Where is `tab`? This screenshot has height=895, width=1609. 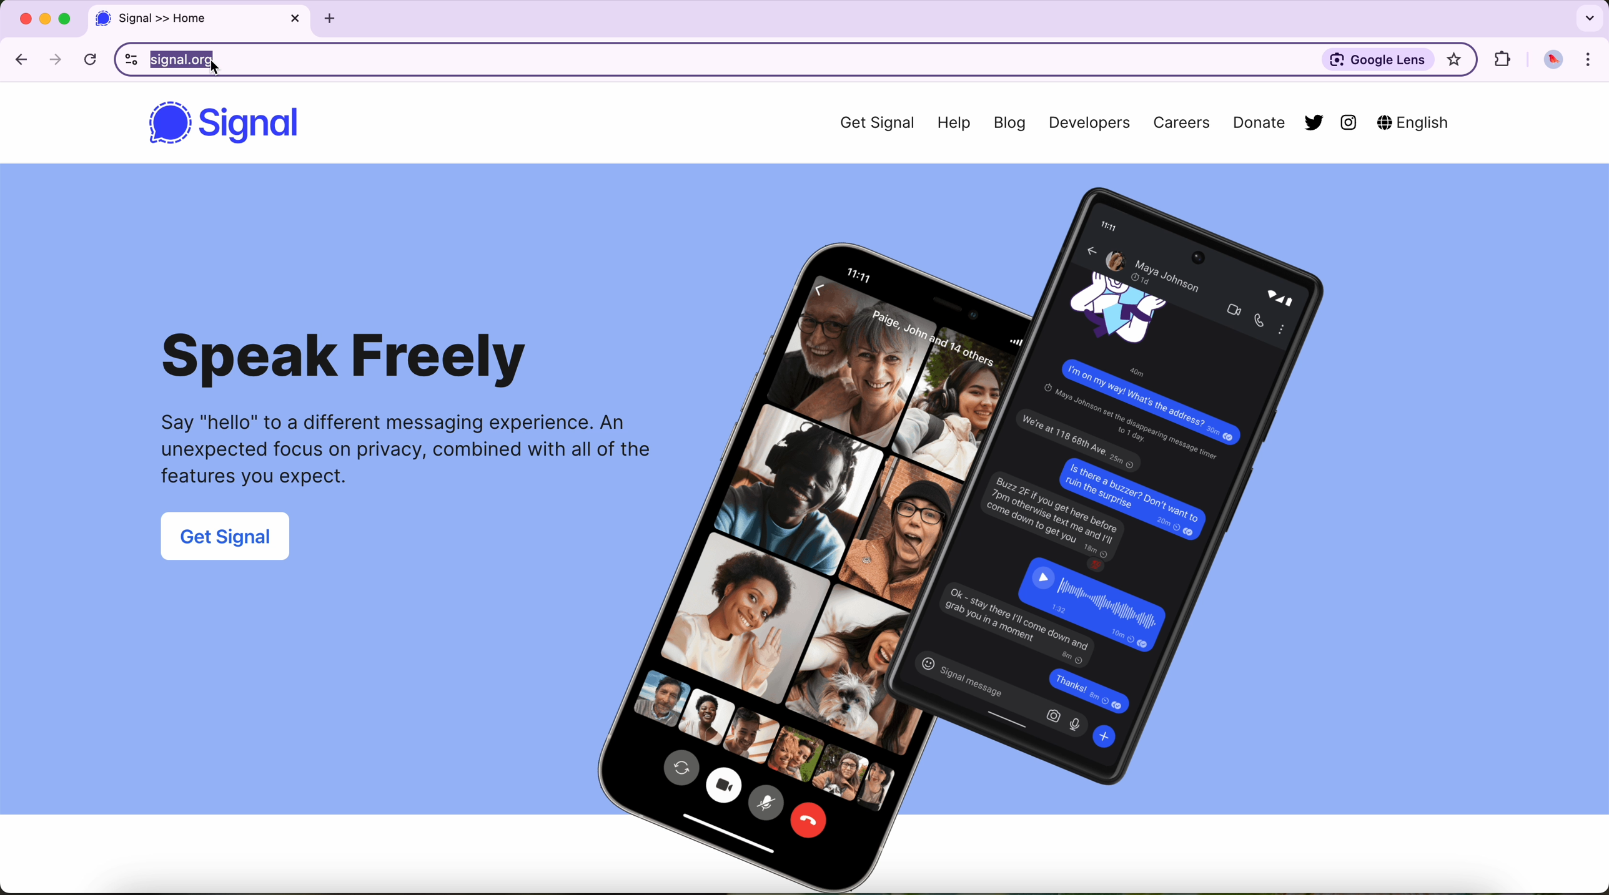 tab is located at coordinates (200, 20).